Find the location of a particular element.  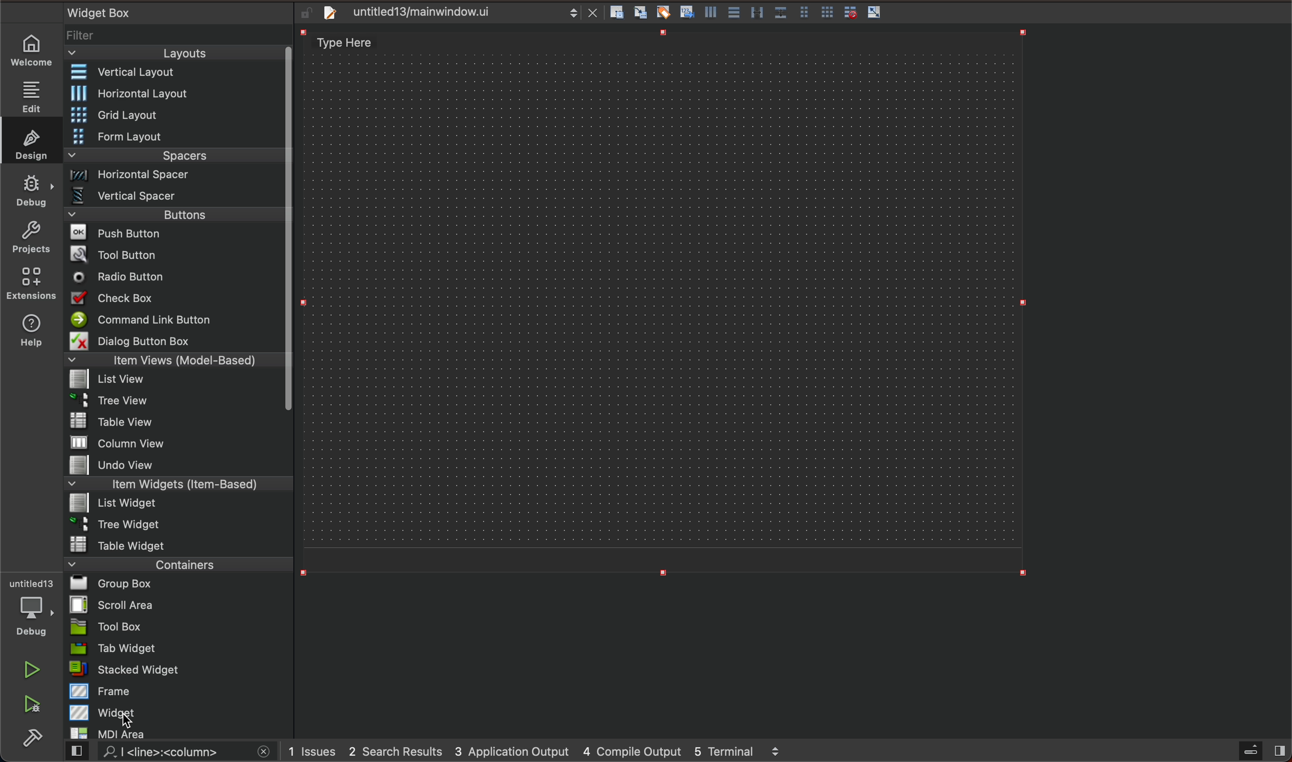

extensions is located at coordinates (32, 283).